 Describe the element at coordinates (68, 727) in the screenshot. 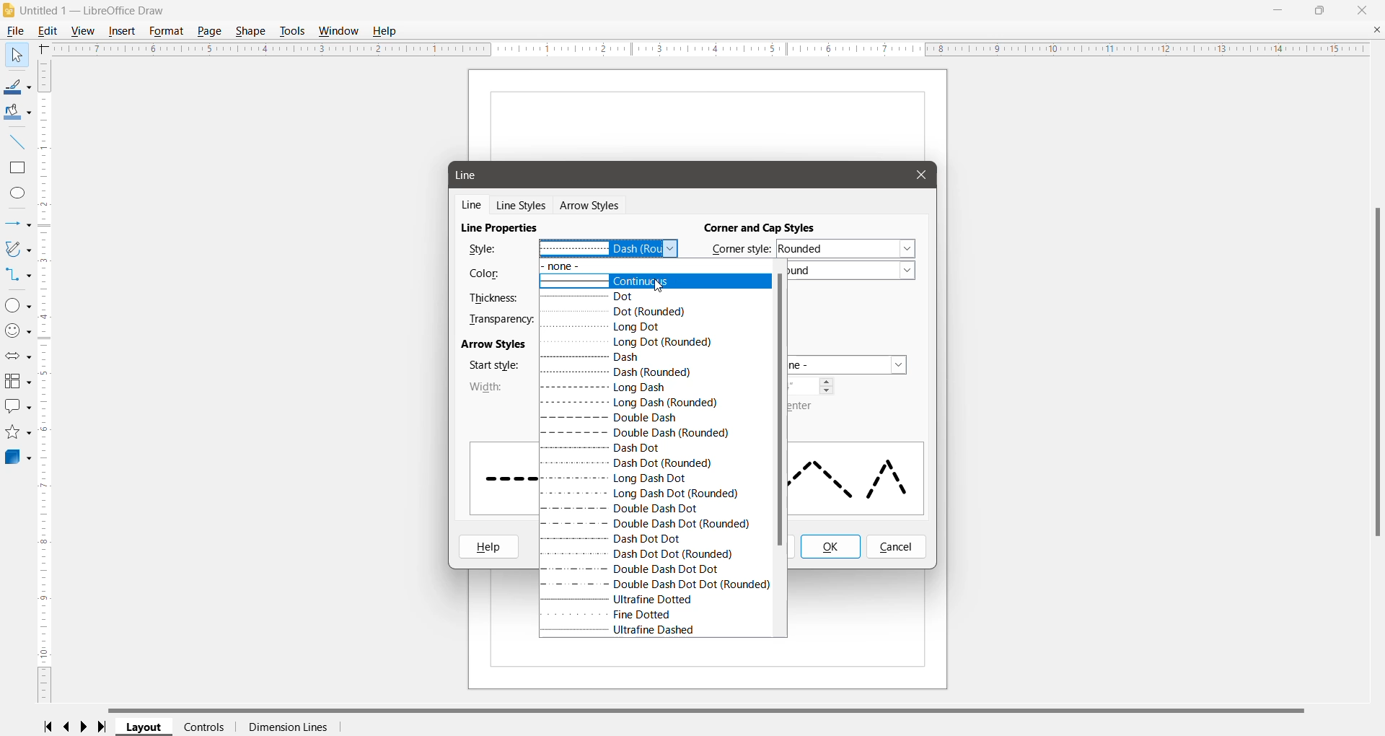

I see `Scroll to previous page` at that location.